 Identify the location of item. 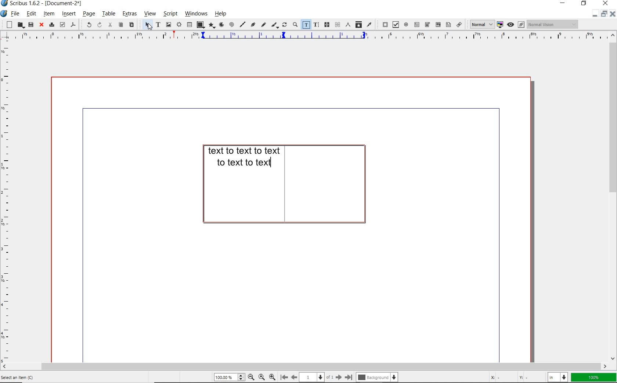
(50, 14).